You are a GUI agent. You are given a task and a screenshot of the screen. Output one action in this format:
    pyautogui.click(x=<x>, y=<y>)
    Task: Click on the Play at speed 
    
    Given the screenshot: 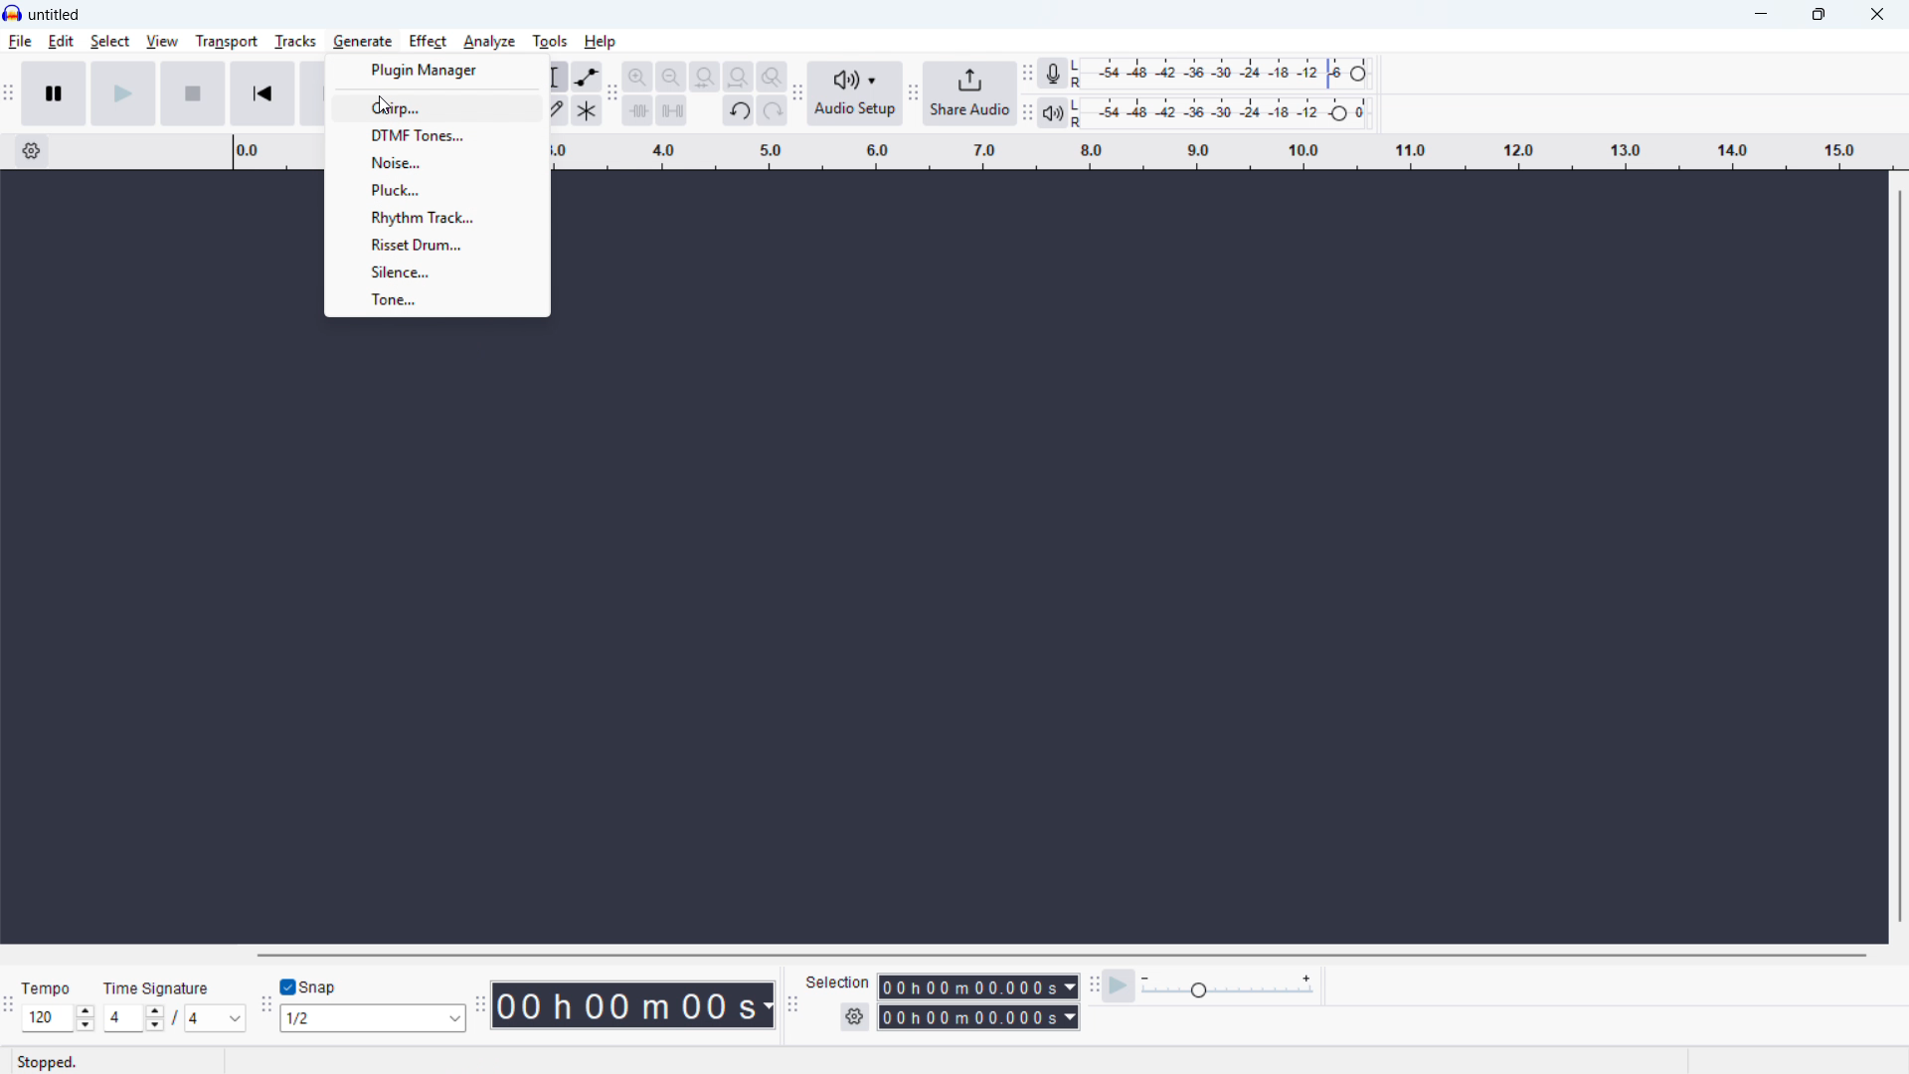 What is the action you would take?
    pyautogui.click(x=1120, y=984)
    